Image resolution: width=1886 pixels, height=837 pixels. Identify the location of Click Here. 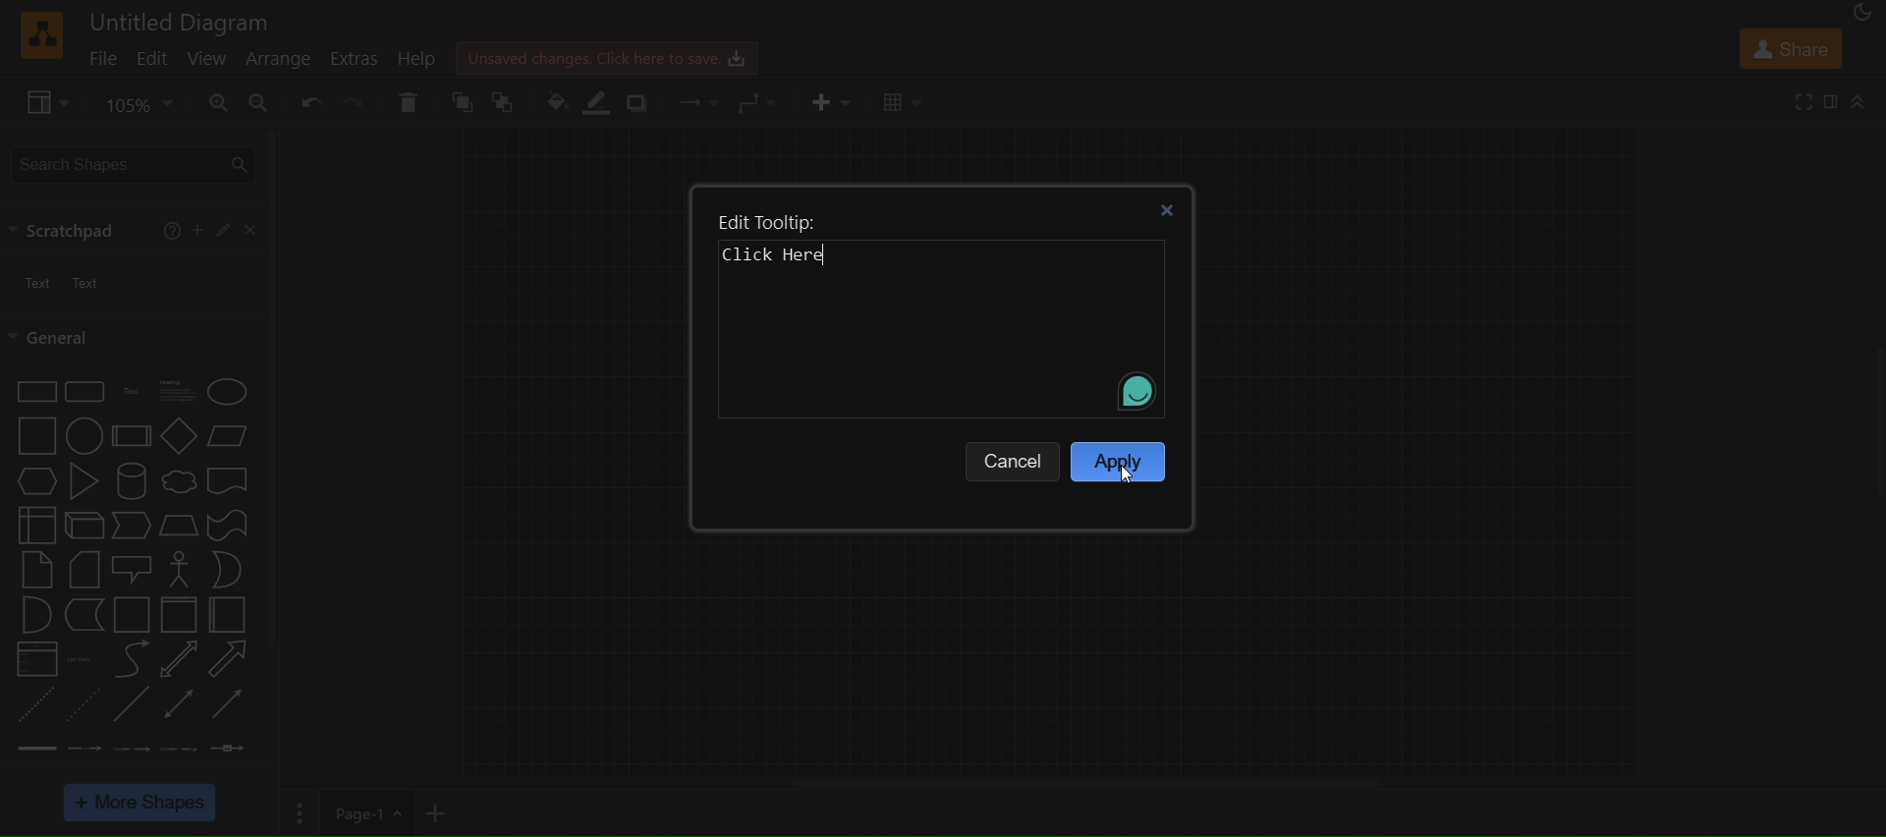
(780, 253).